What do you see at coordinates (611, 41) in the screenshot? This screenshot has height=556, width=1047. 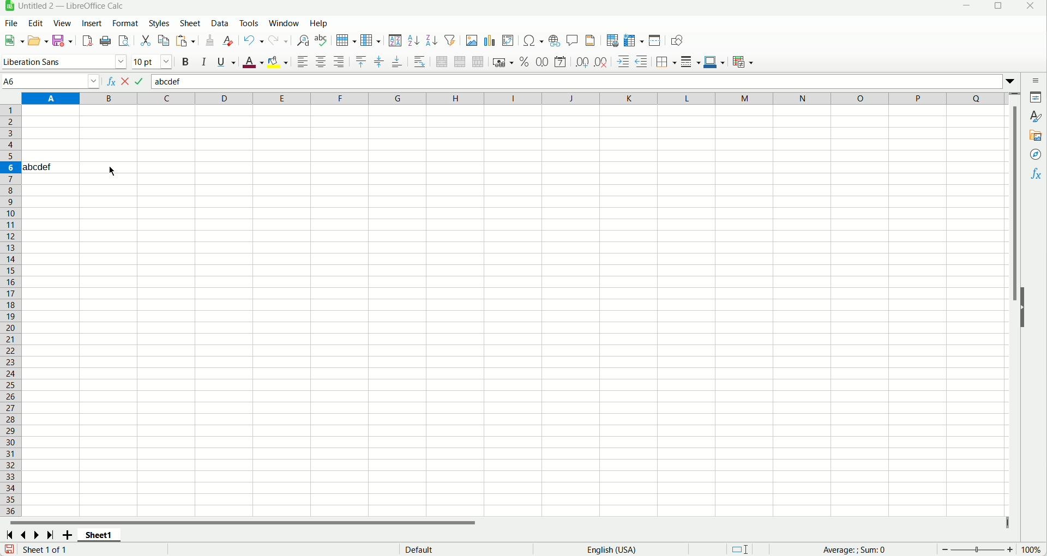 I see `define print area` at bounding box center [611, 41].